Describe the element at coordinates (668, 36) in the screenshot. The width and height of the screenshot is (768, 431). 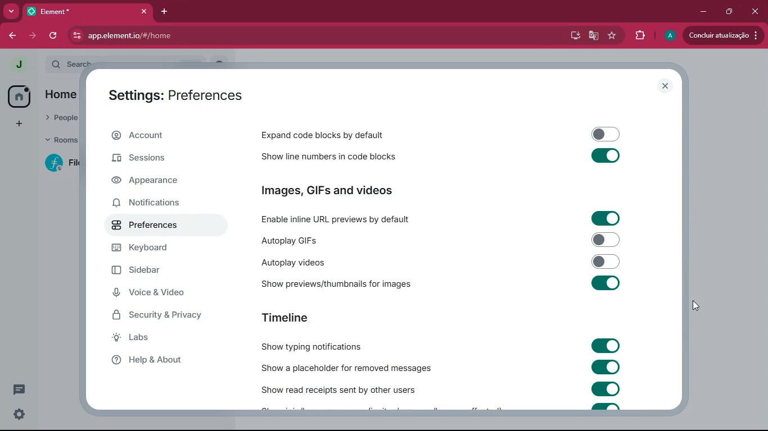
I see `profile` at that location.